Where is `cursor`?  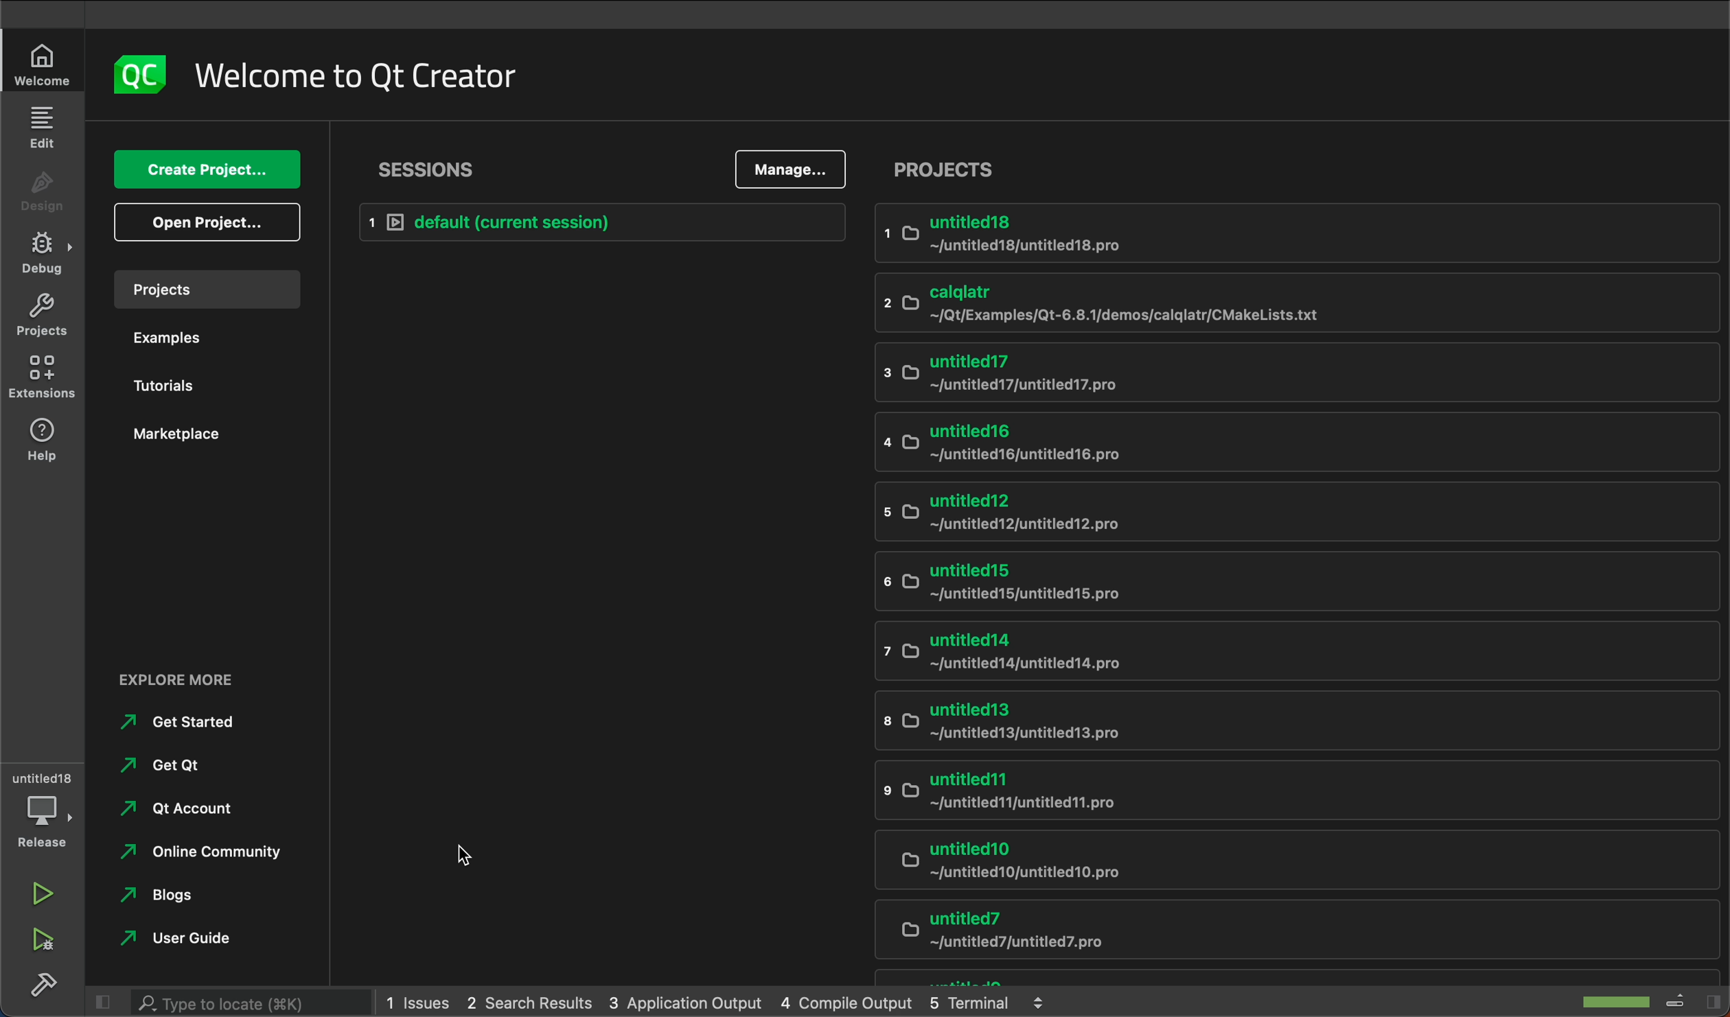 cursor is located at coordinates (452, 853).